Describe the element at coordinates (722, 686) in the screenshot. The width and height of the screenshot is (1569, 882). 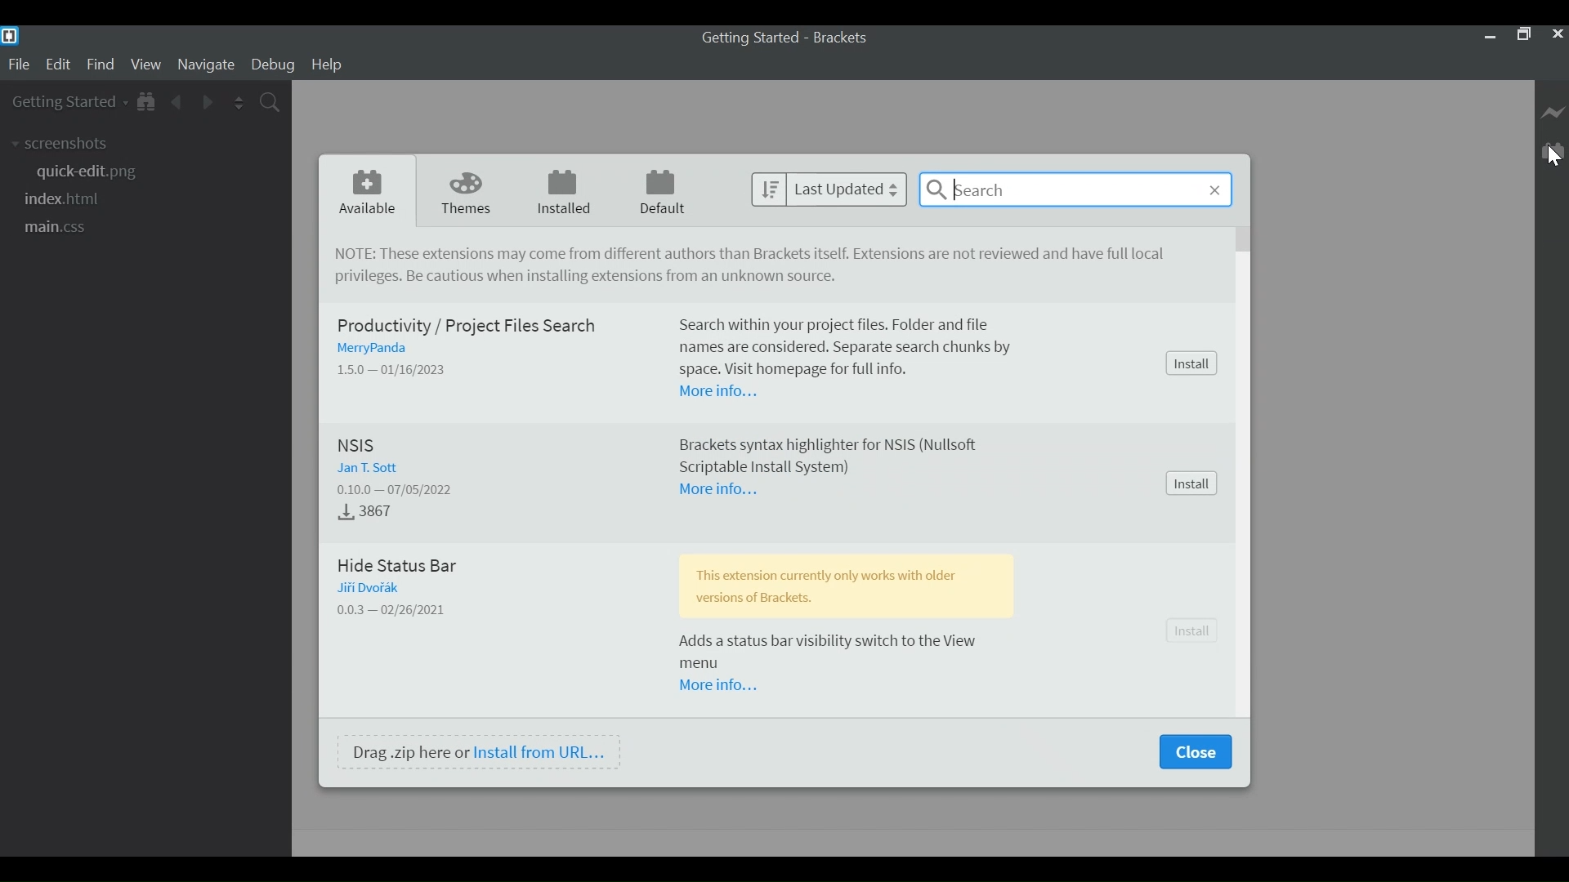
I see `More Information` at that location.